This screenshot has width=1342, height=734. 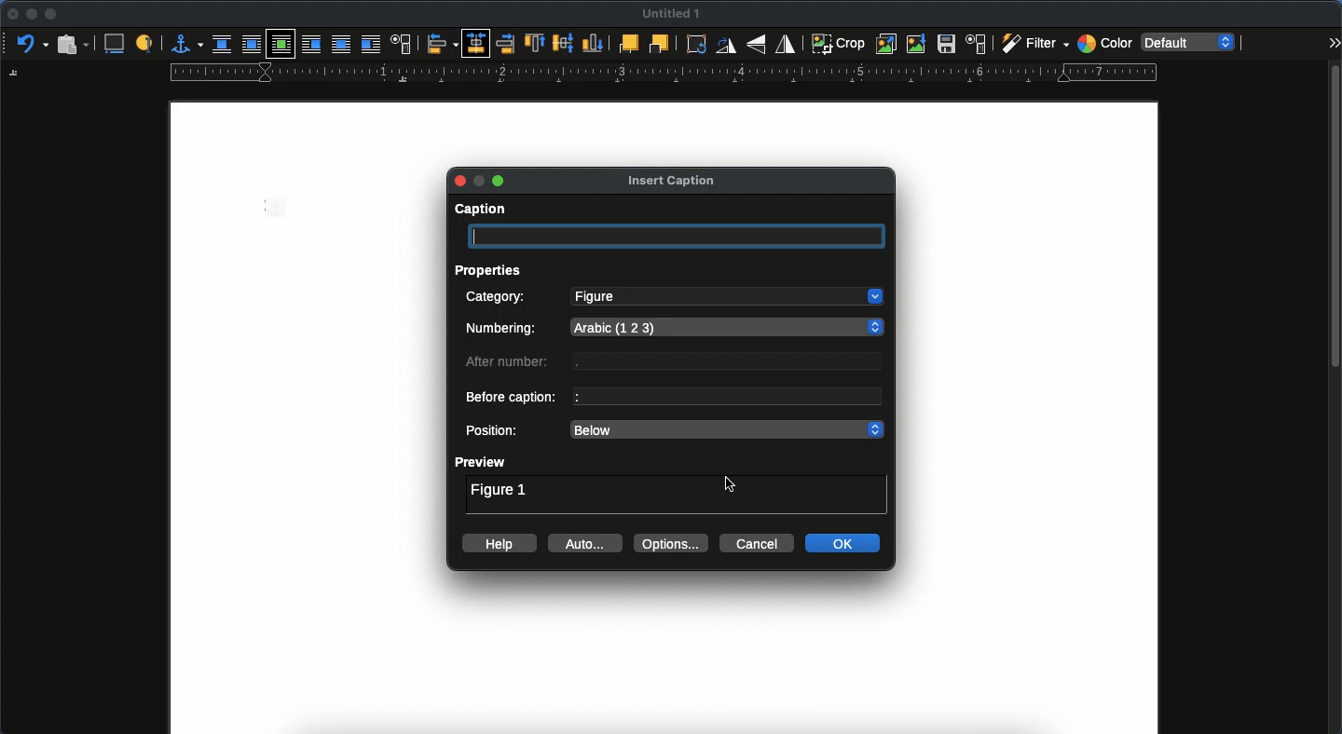 What do you see at coordinates (838, 43) in the screenshot?
I see `crop` at bounding box center [838, 43].